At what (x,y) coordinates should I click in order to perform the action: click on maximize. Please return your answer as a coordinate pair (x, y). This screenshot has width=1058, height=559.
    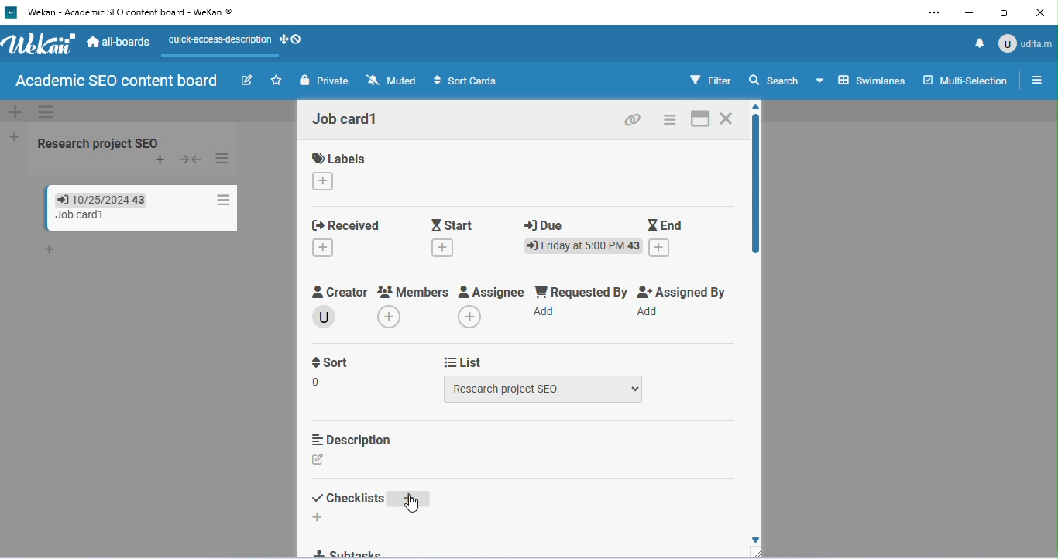
    Looking at the image, I should click on (1005, 12).